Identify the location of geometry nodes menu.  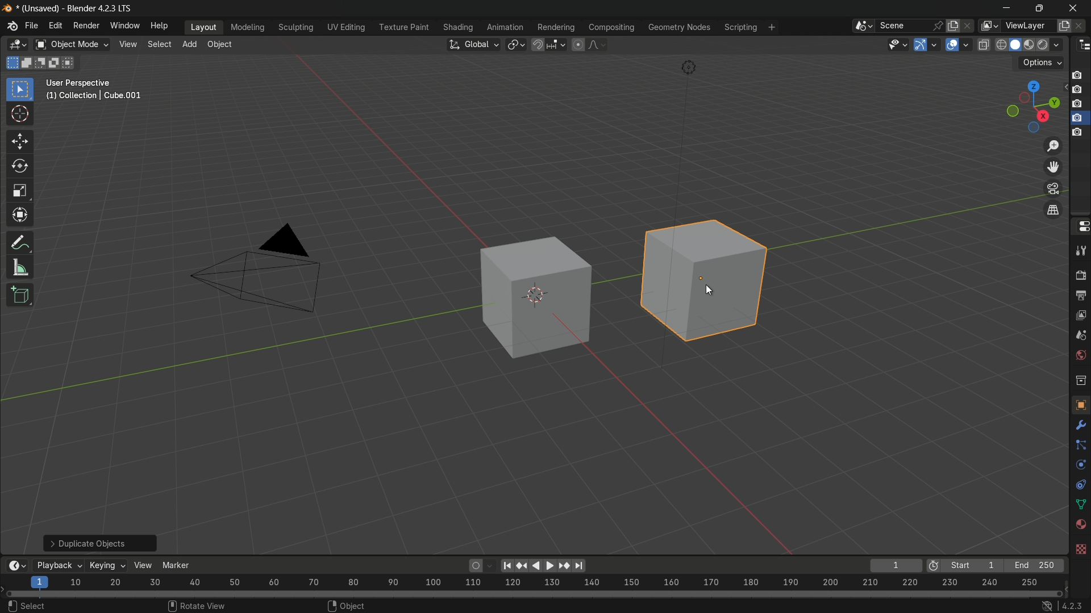
(680, 28).